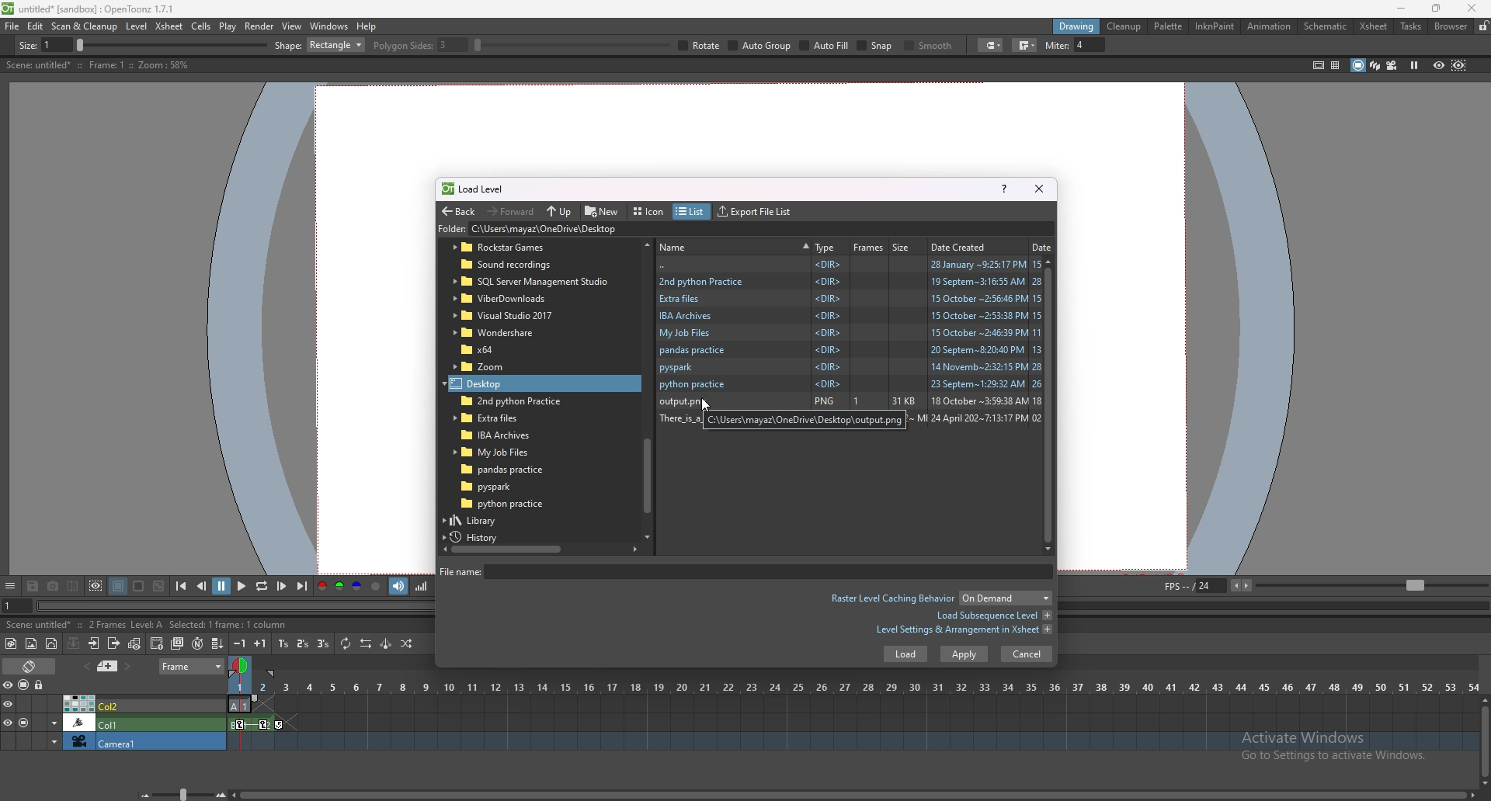 The width and height of the screenshot is (1491, 801). Describe the element at coordinates (1169, 26) in the screenshot. I see `palette` at that location.